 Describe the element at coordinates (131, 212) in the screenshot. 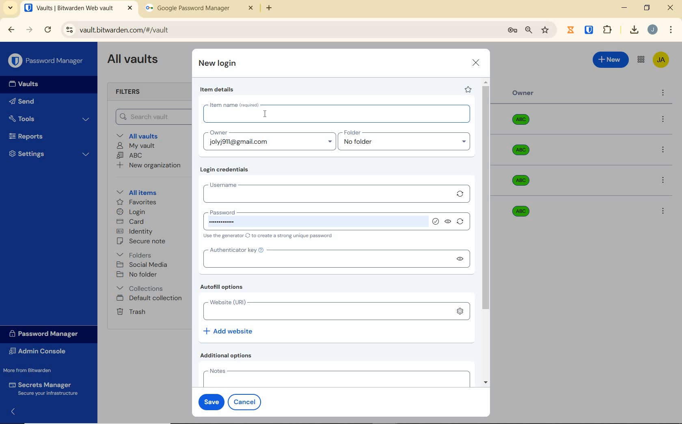

I see `login` at that location.